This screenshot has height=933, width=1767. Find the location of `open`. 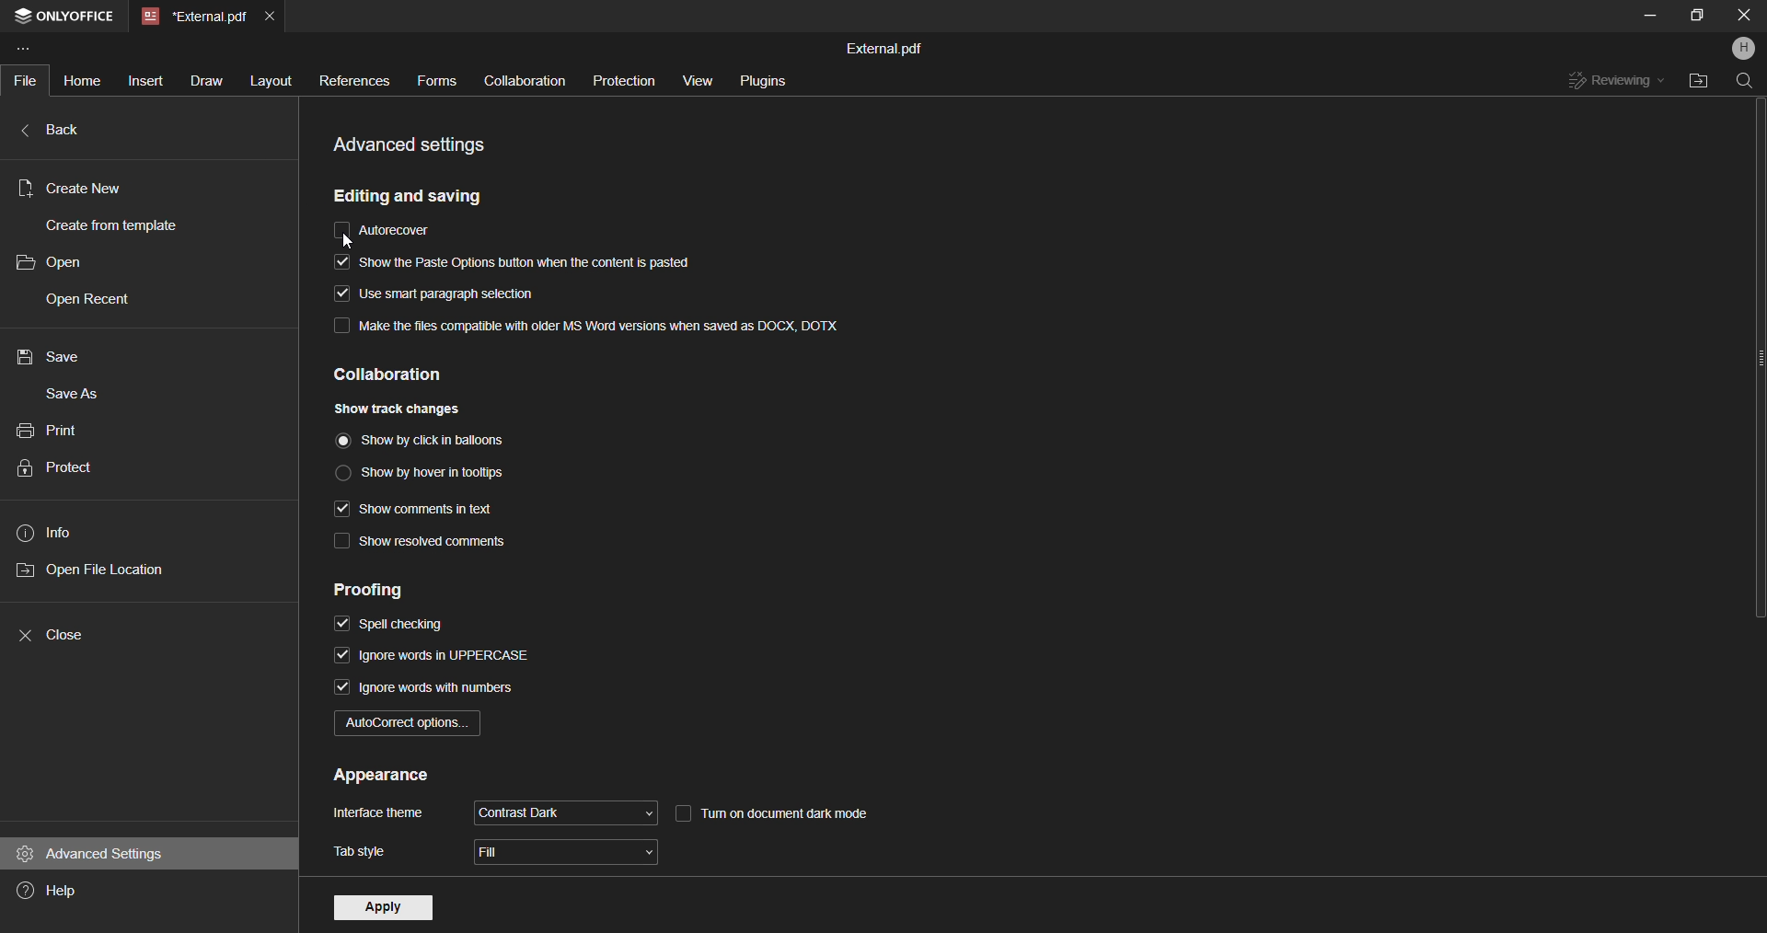

open is located at coordinates (61, 262).